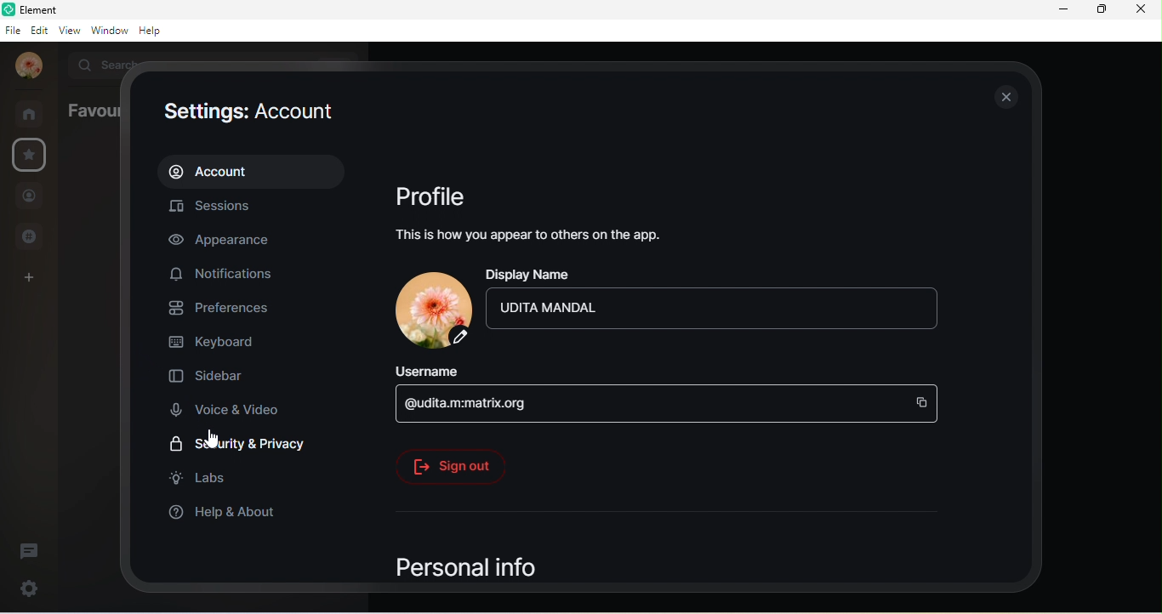 Image resolution: width=1162 pixels, height=614 pixels. Describe the element at coordinates (665, 404) in the screenshot. I see `@udita.m.matrix.org` at that location.